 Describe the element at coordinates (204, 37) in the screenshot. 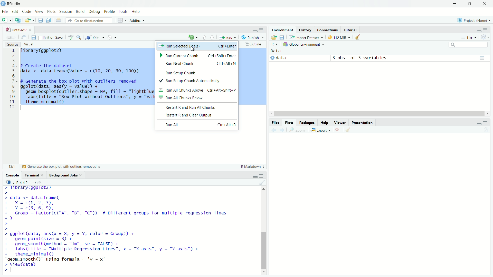

I see `upward` at that location.